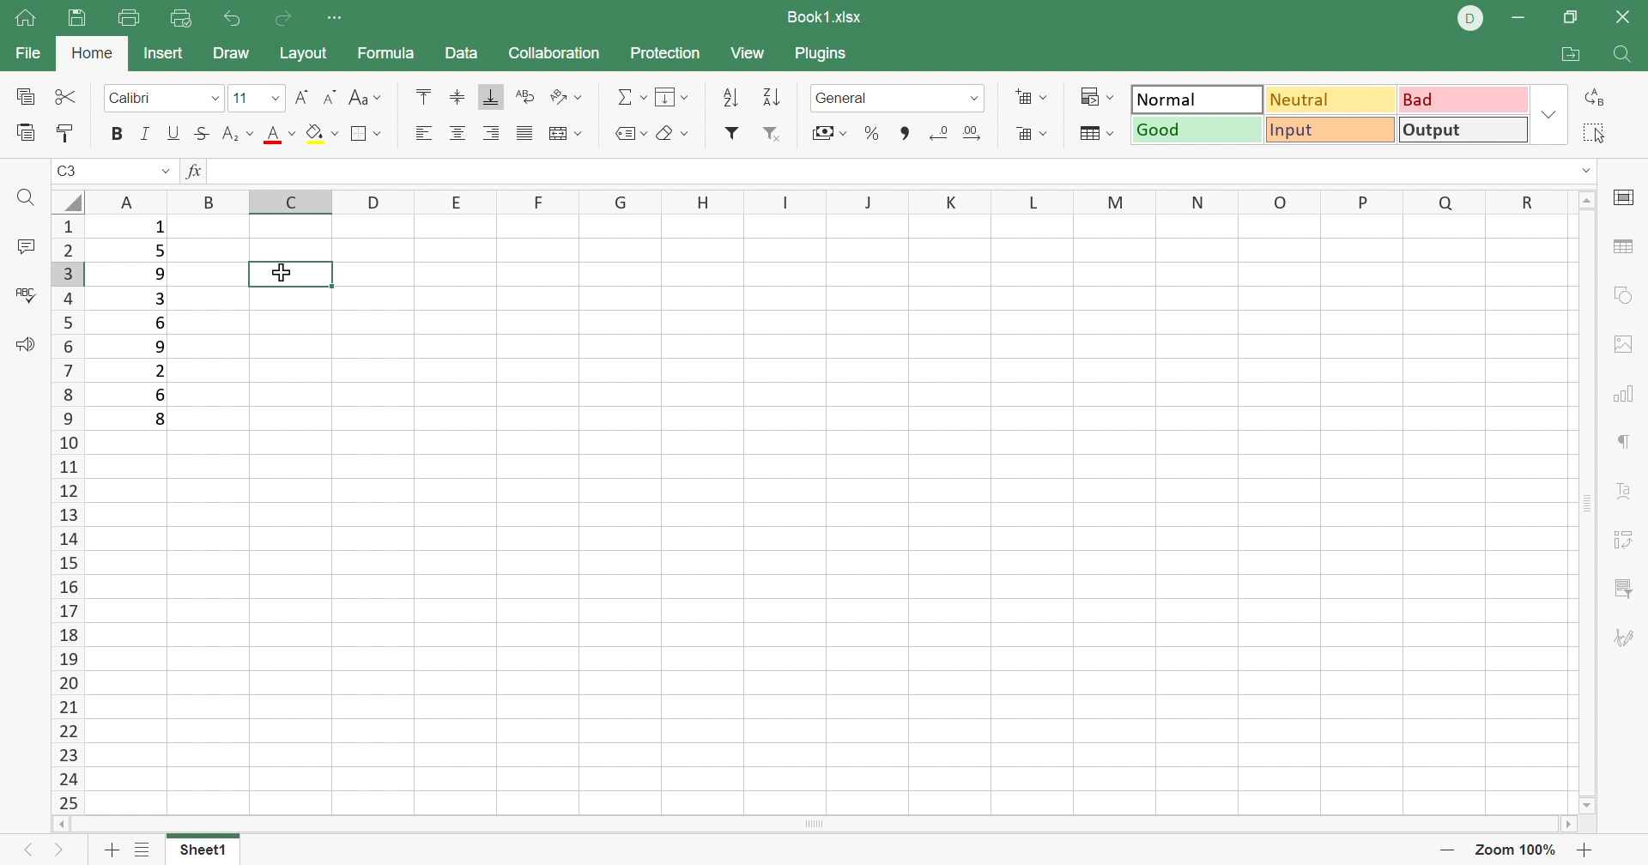  What do you see at coordinates (204, 852) in the screenshot?
I see `Sheet1` at bounding box center [204, 852].